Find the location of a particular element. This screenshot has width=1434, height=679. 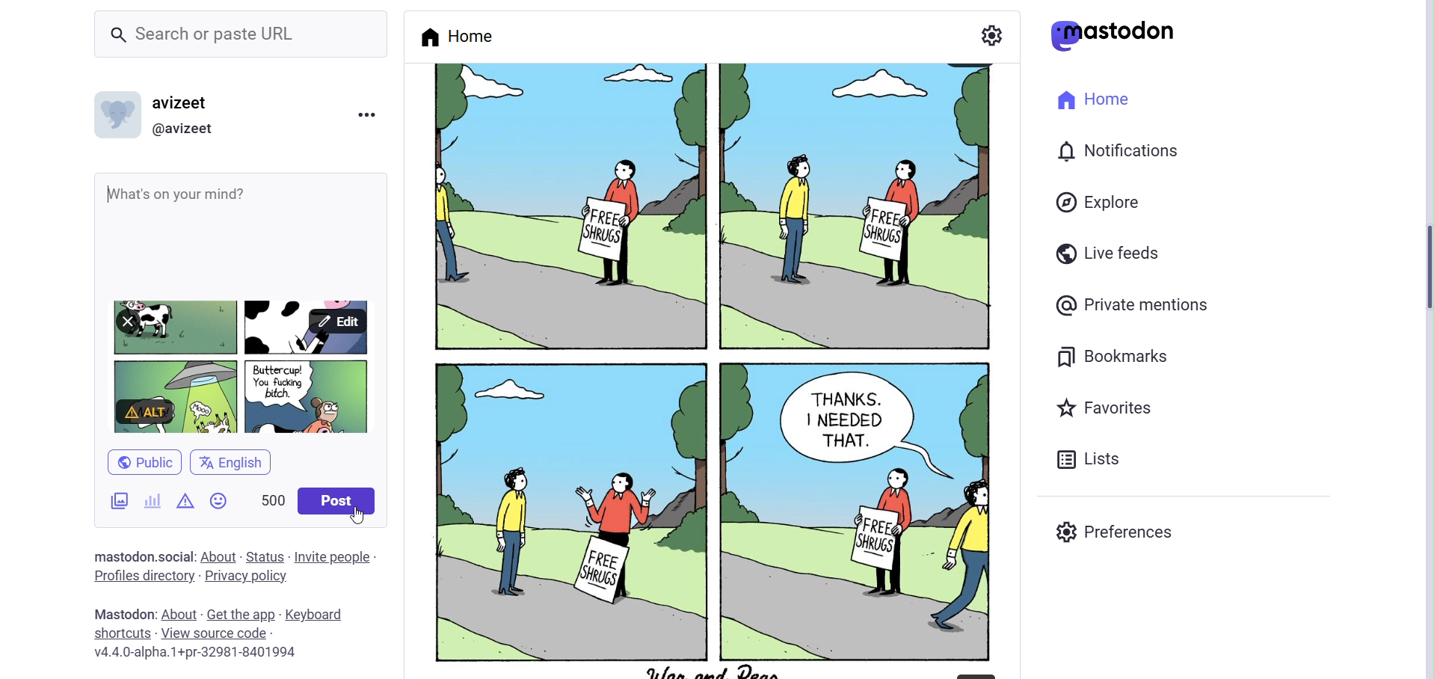

Status is located at coordinates (265, 557).